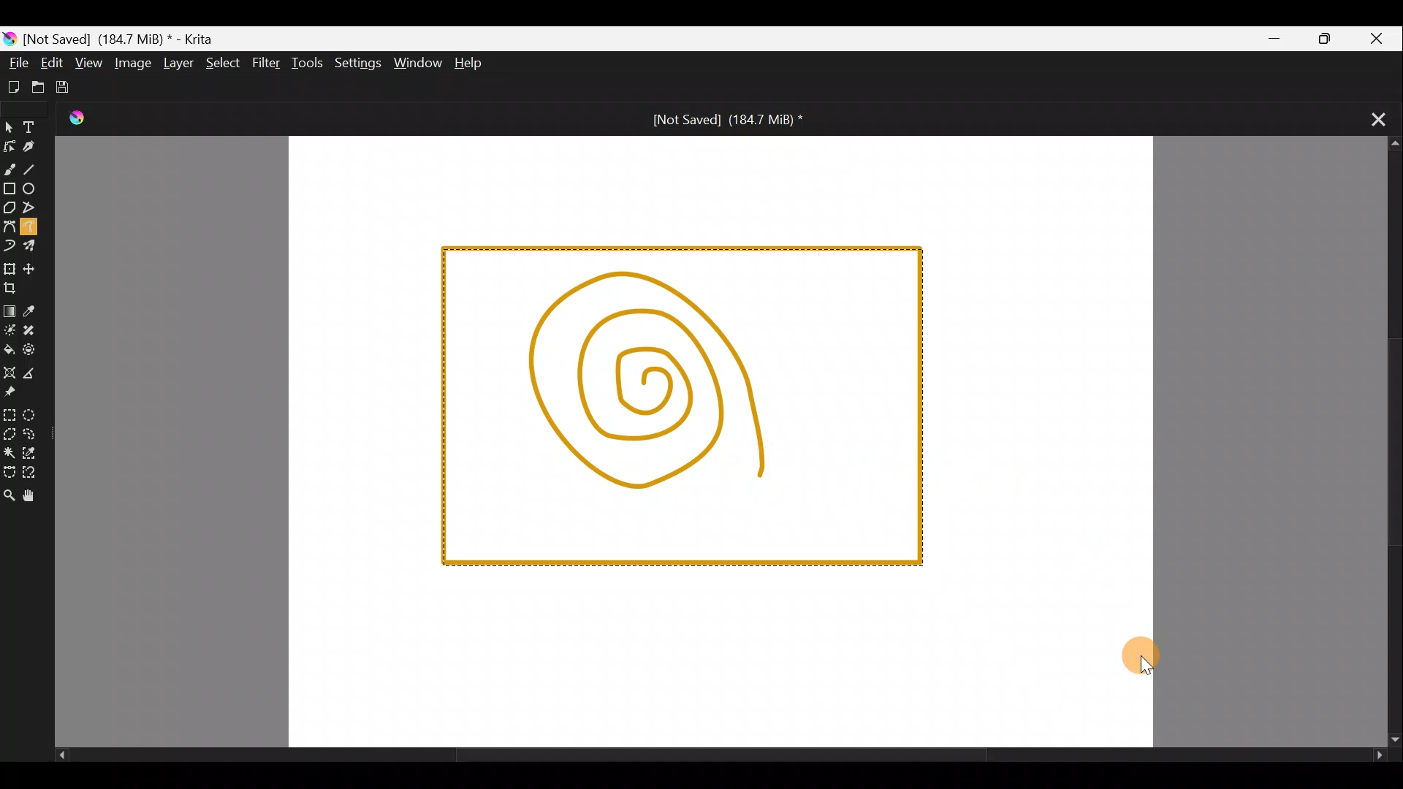  What do you see at coordinates (1369, 122) in the screenshot?
I see `Close tab` at bounding box center [1369, 122].